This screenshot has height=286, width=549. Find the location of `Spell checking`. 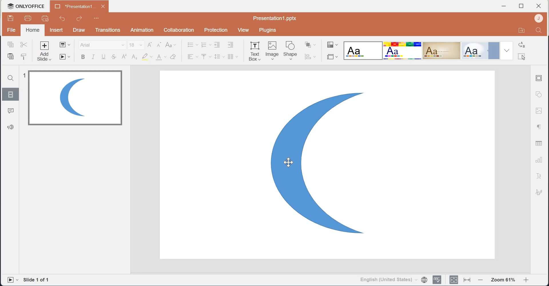

Spell checking is located at coordinates (438, 280).